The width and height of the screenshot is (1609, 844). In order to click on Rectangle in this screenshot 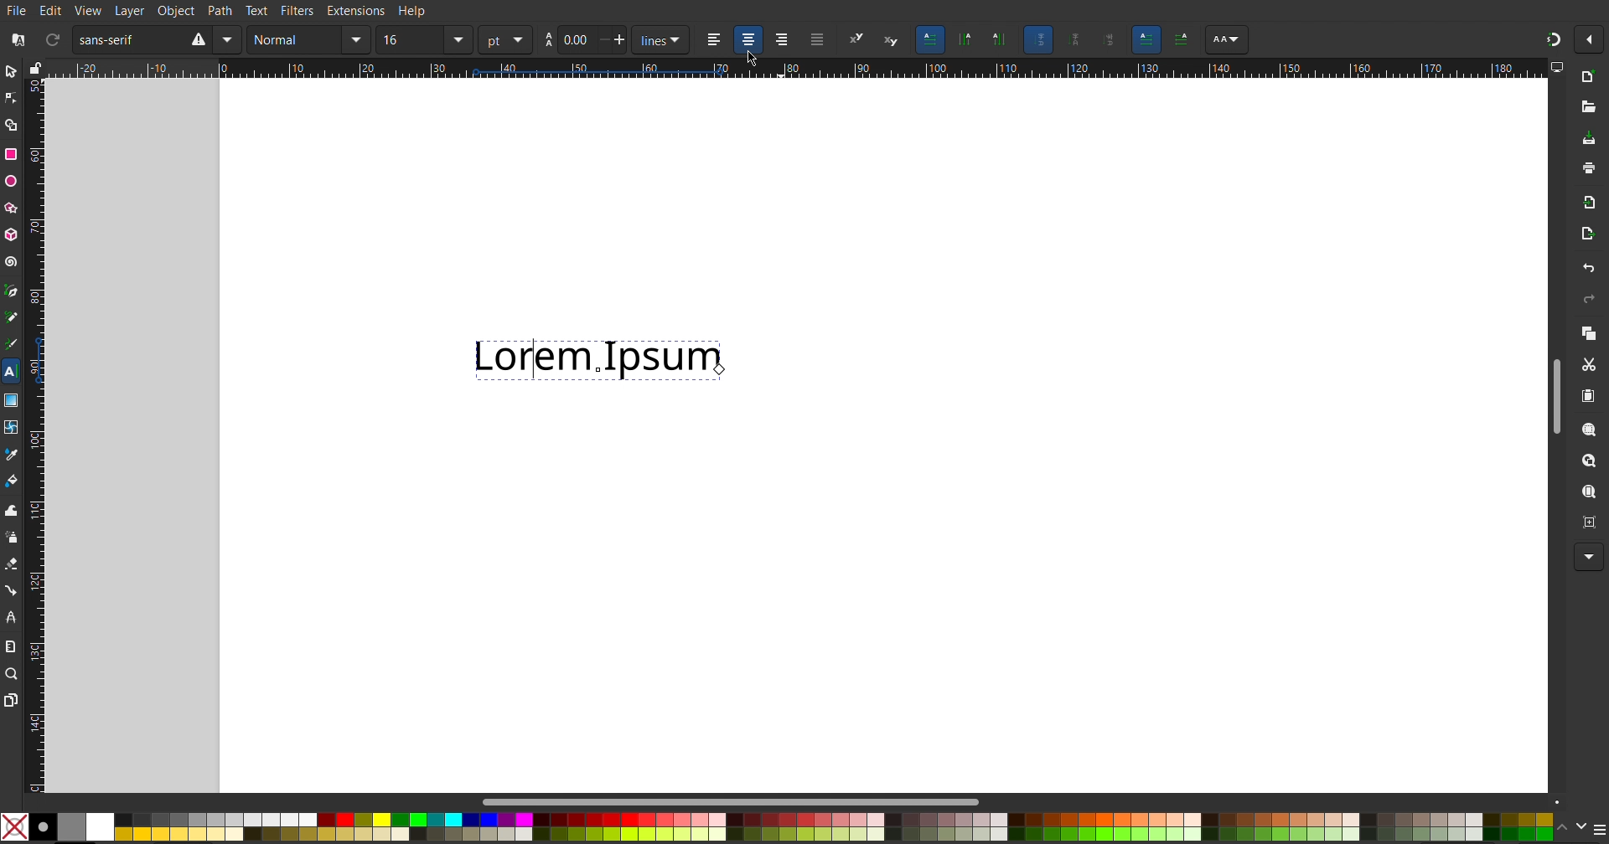, I will do `click(11, 153)`.